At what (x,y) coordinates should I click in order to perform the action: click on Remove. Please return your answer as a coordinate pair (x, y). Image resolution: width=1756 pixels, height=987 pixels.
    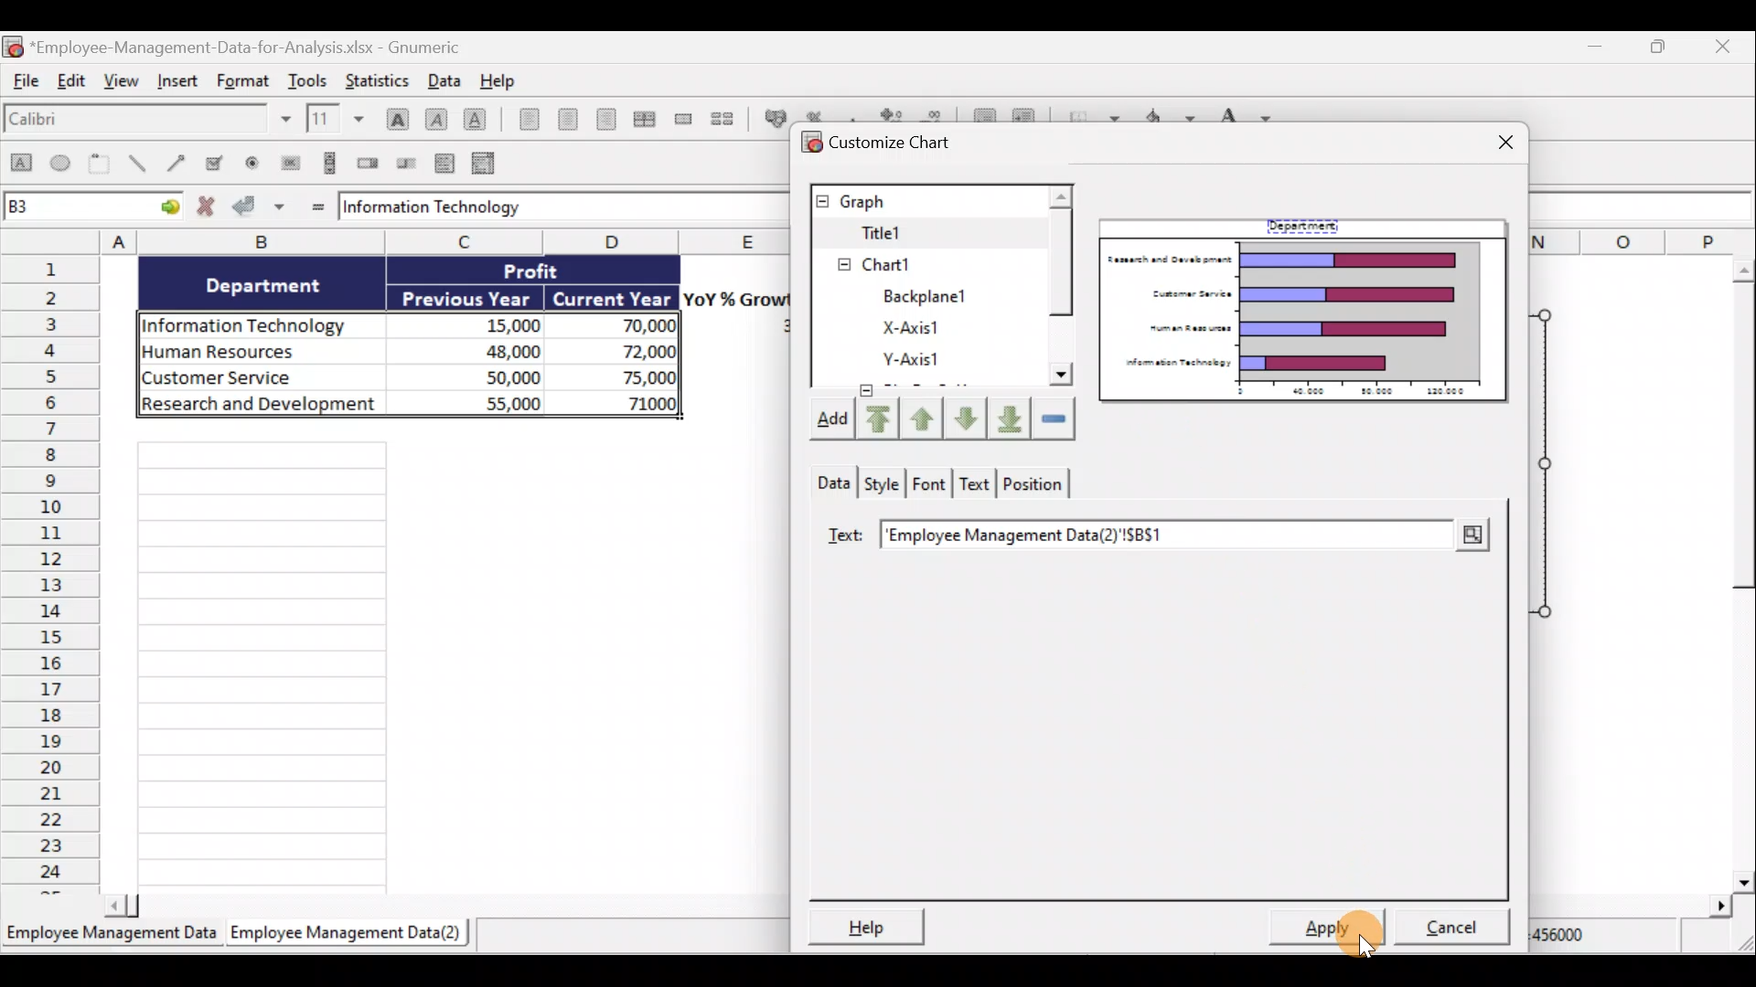
    Looking at the image, I should click on (1053, 419).